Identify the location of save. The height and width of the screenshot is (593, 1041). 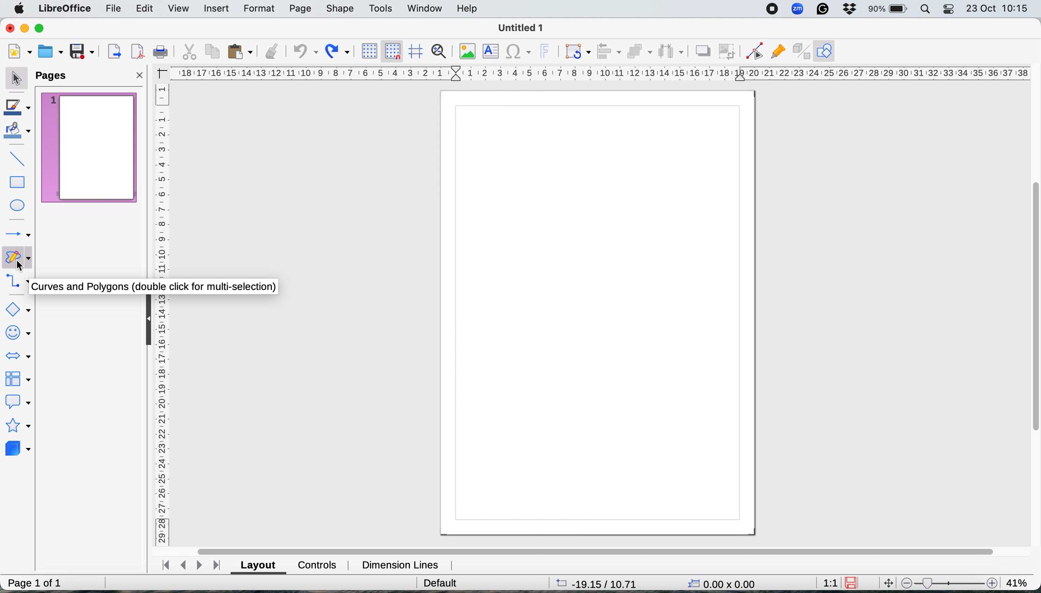
(850, 584).